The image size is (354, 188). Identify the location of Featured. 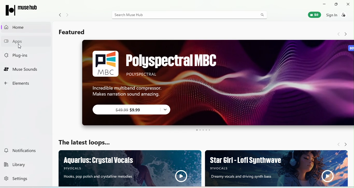
(76, 33).